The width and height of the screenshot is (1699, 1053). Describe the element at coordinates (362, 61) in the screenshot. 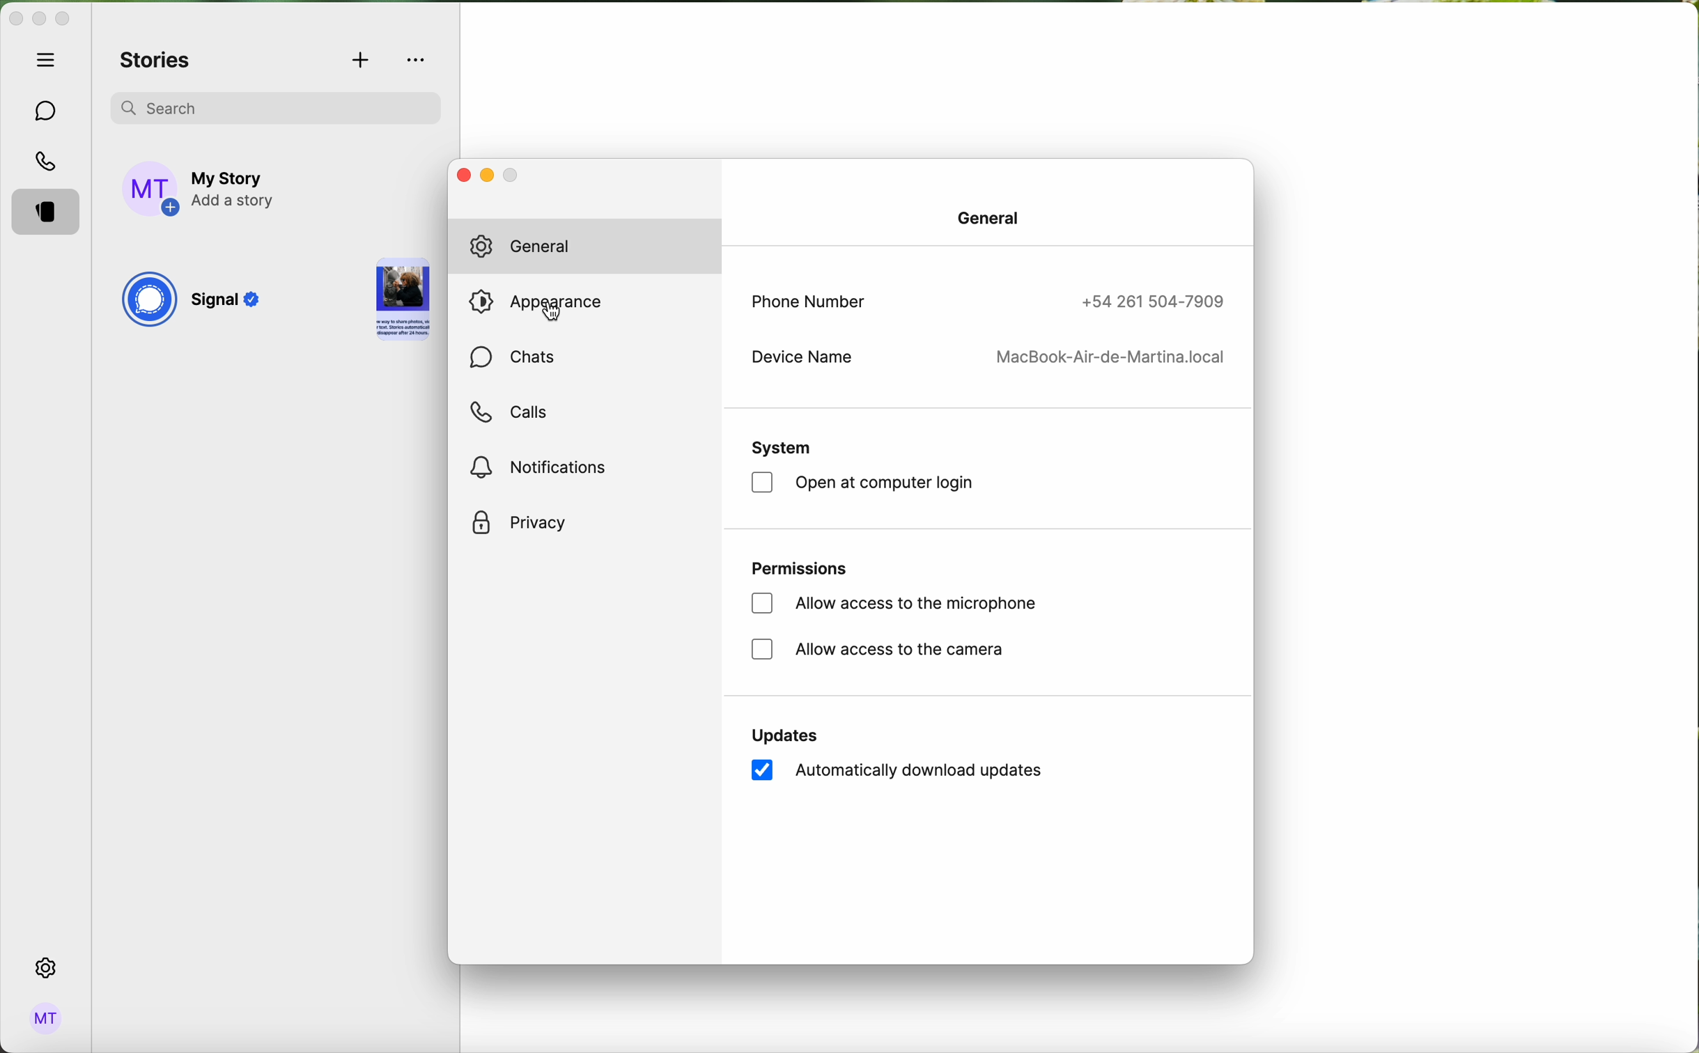

I see `add` at that location.